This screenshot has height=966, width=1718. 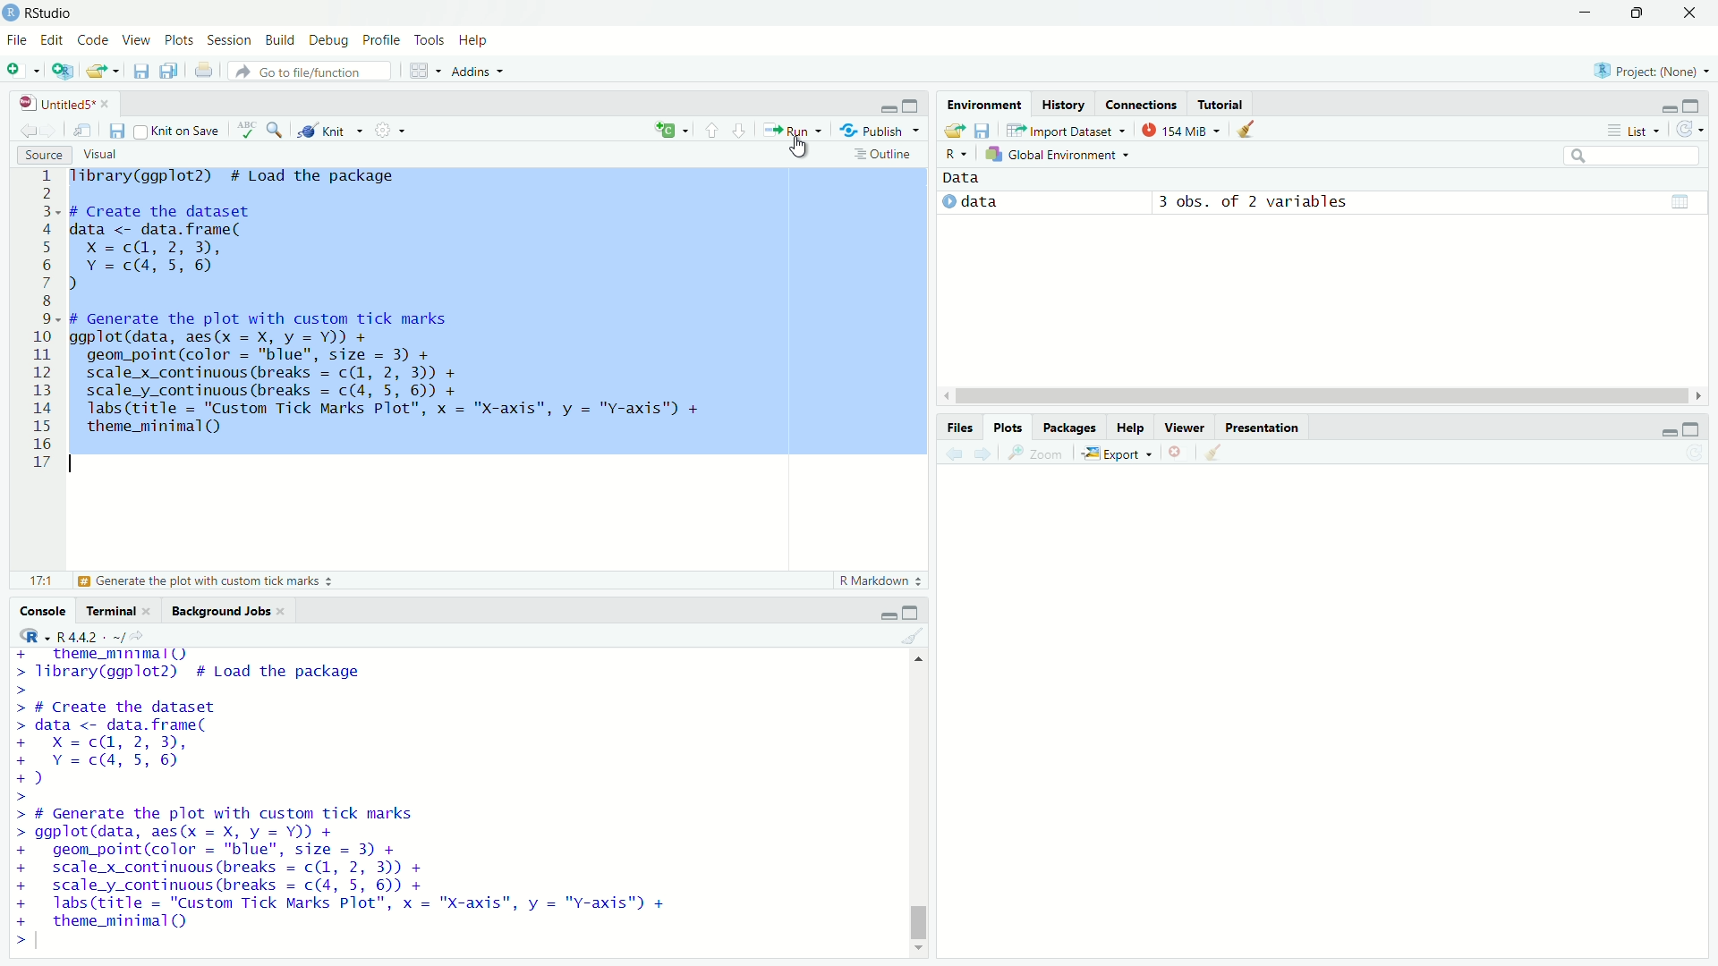 I want to click on import dataset, so click(x=1068, y=129).